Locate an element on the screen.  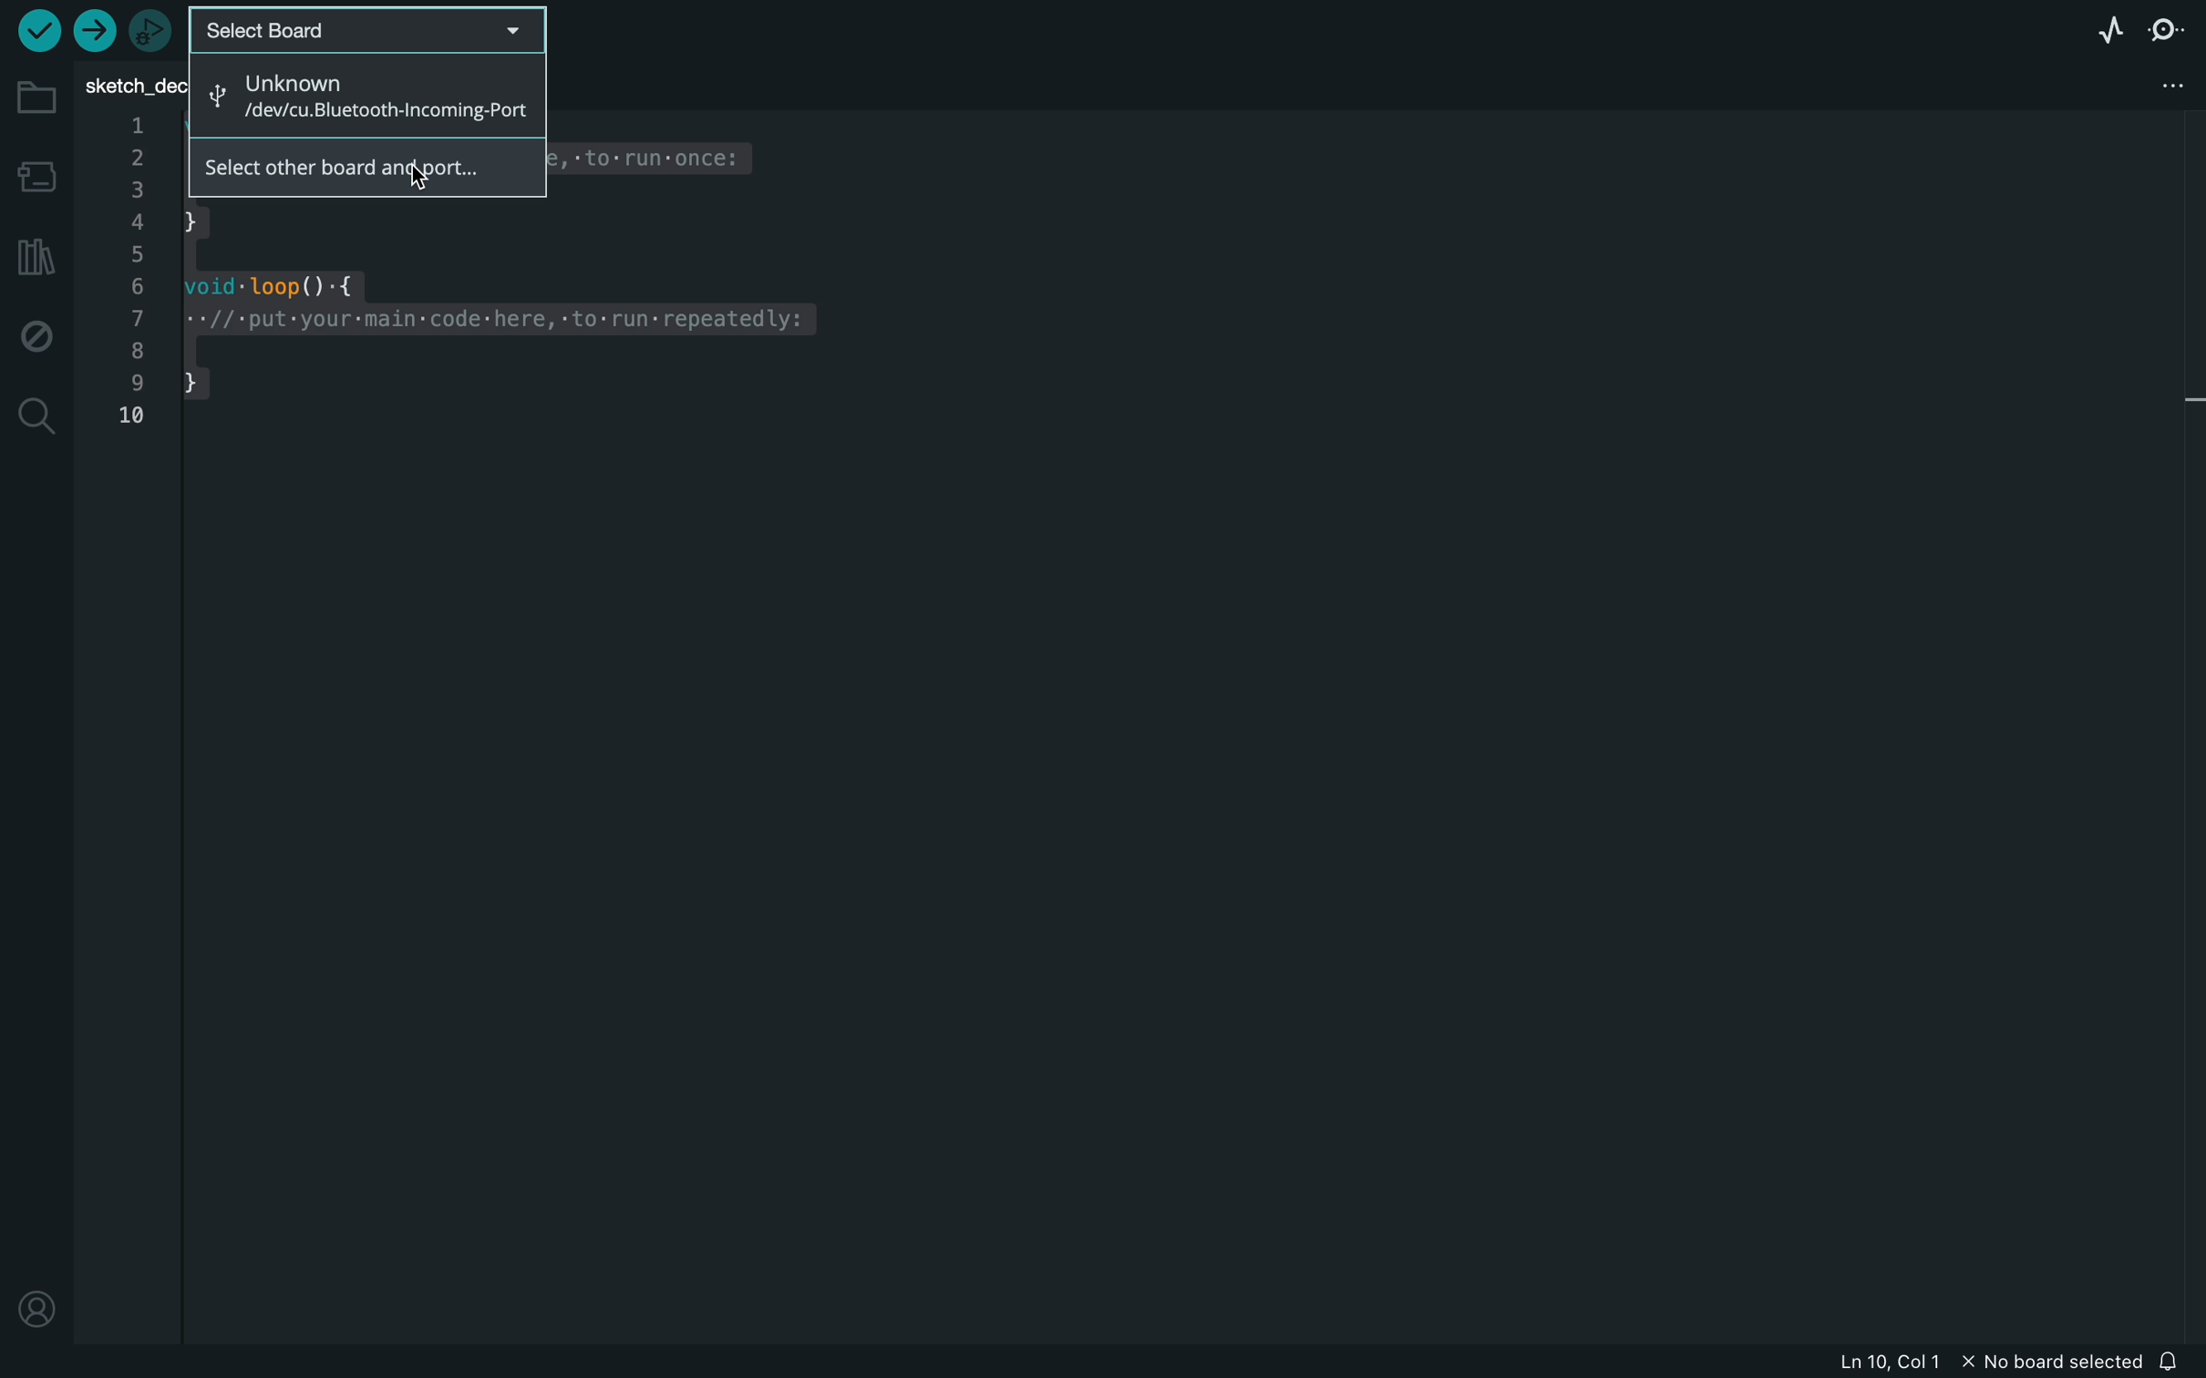
debug is located at coordinates (36, 332).